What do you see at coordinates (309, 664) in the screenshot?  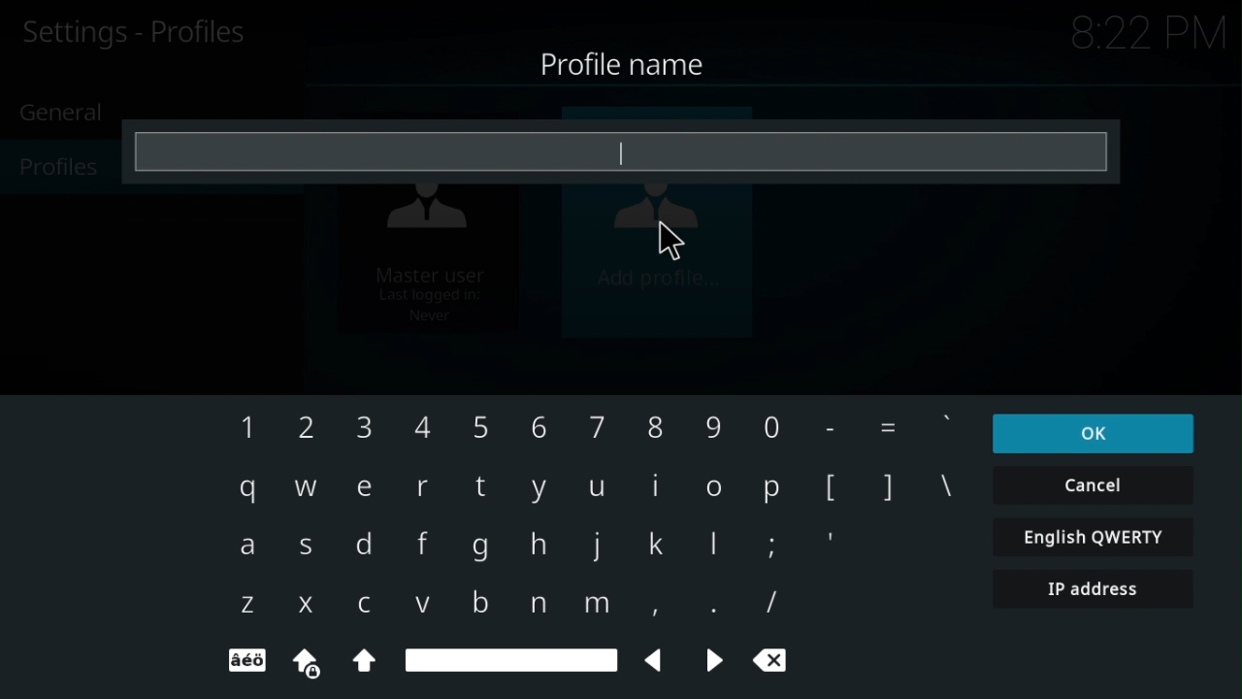 I see `lock` at bounding box center [309, 664].